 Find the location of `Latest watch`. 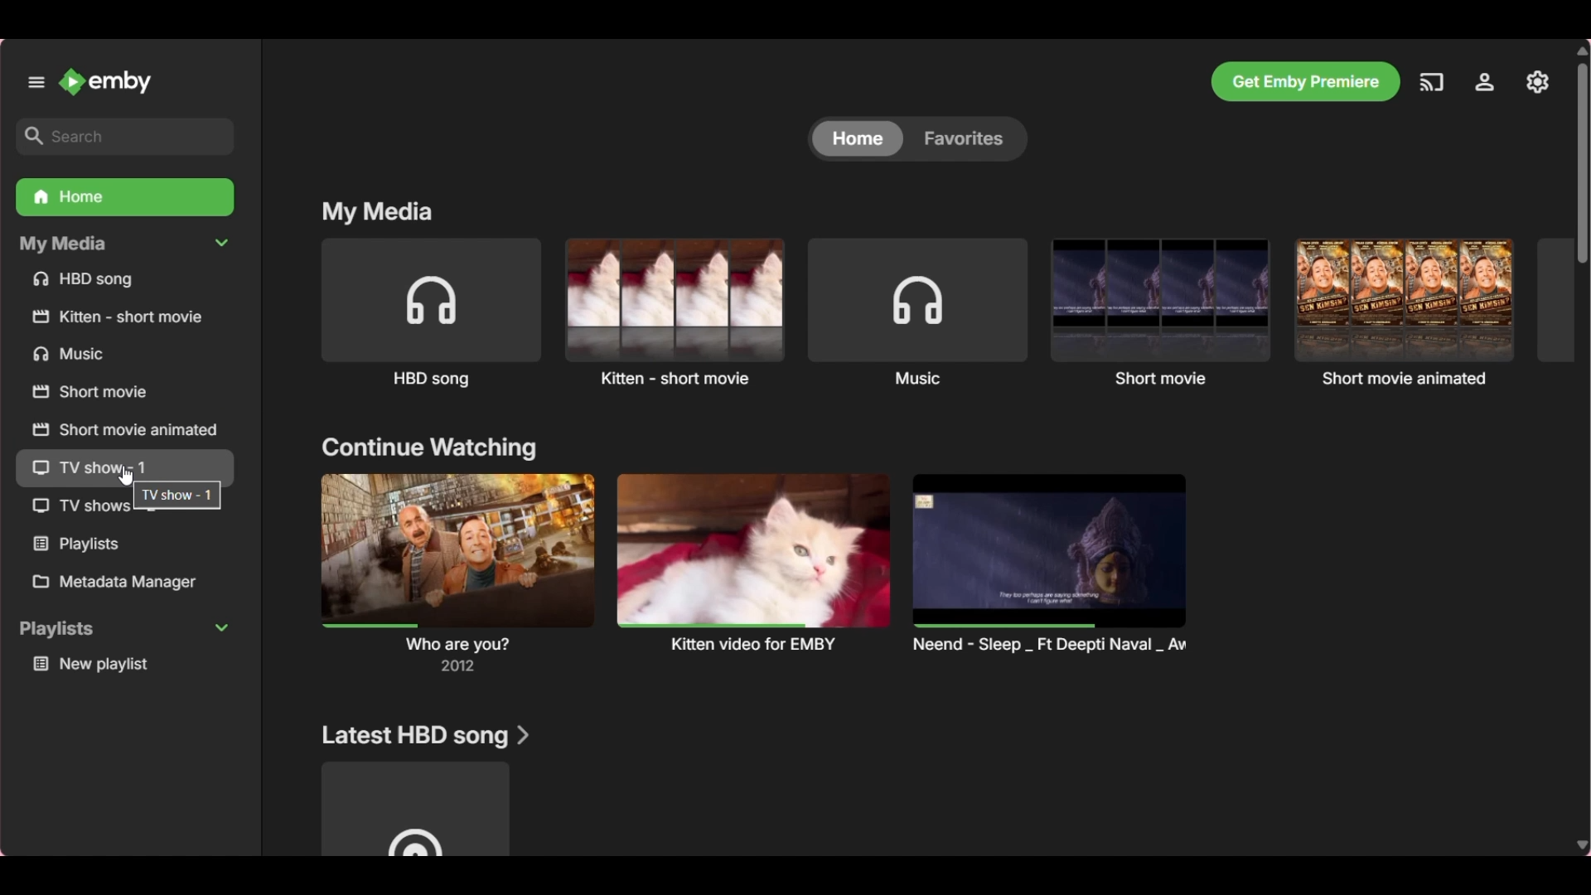

Latest watch is located at coordinates (1050, 564).